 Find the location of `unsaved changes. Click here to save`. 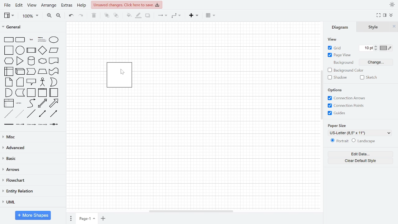

unsaved changes. Click here to save is located at coordinates (127, 5).